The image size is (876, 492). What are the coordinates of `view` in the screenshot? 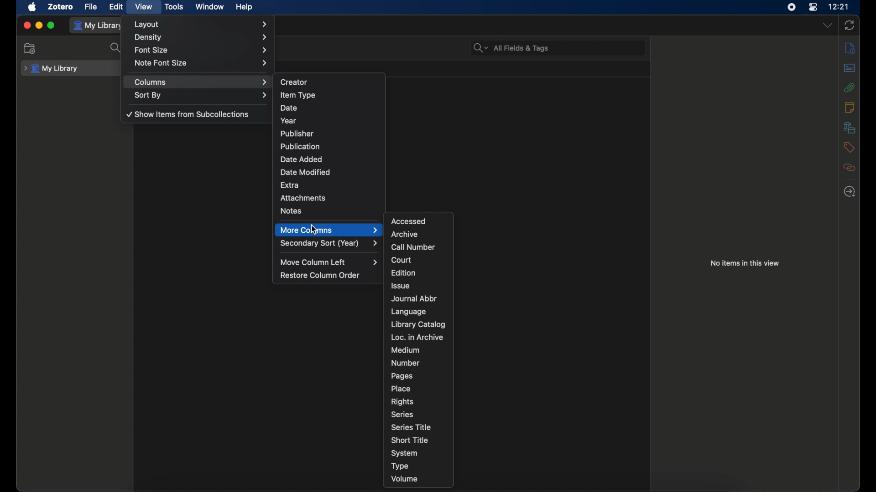 It's located at (144, 7).